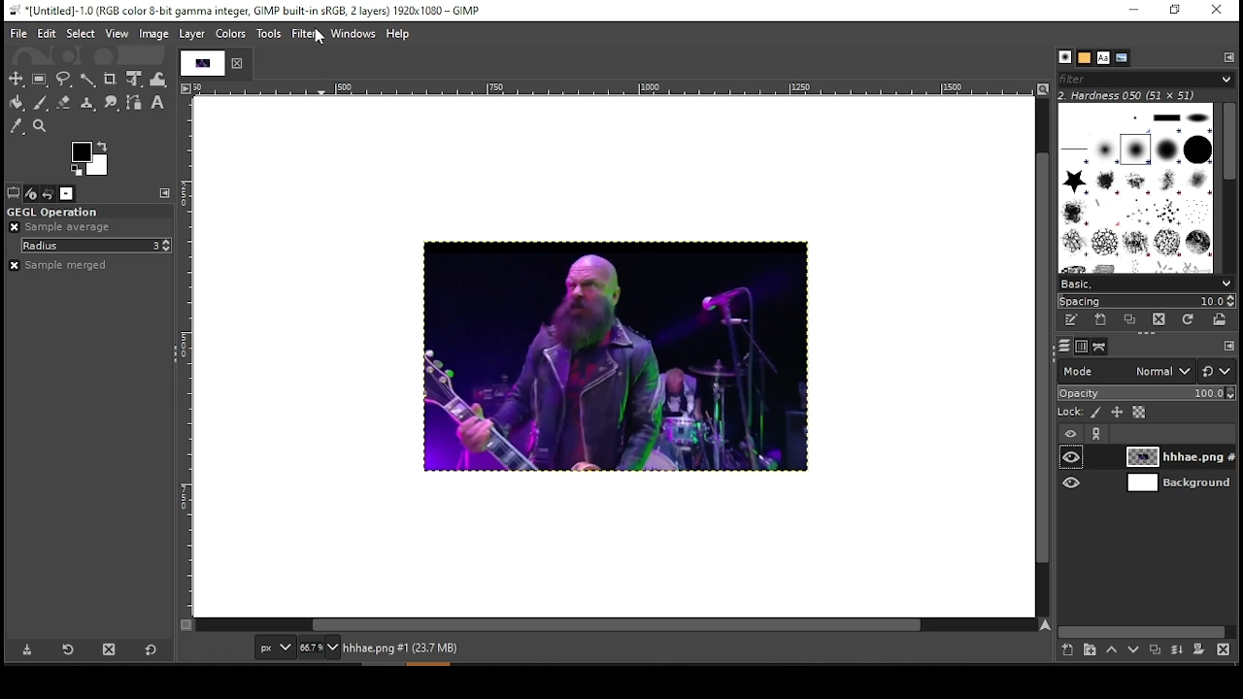 This screenshot has height=699, width=1243. I want to click on view, so click(117, 34).